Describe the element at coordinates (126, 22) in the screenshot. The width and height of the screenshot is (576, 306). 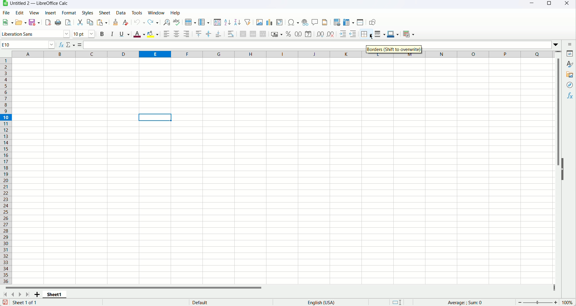
I see `Clear direct formatting` at that location.